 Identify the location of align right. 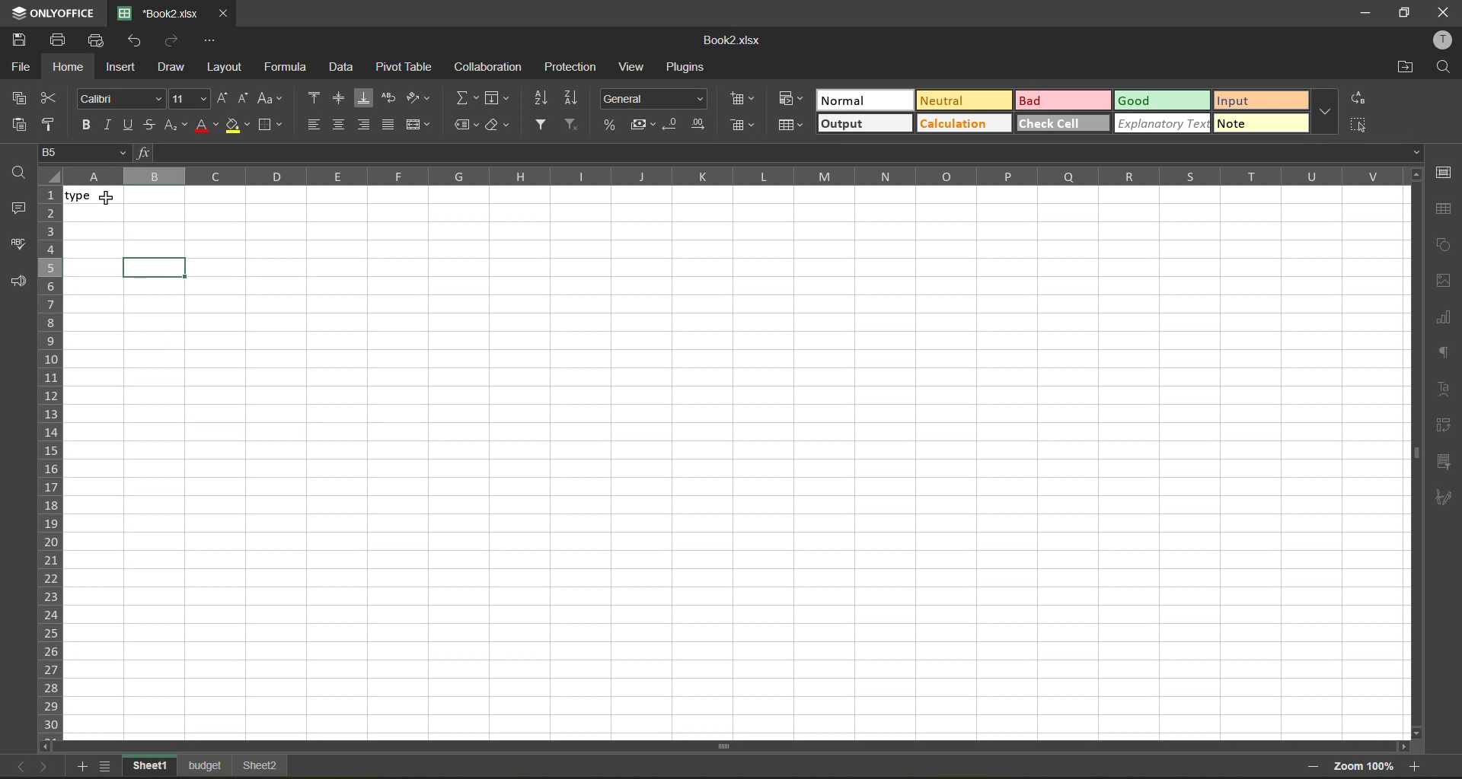
(365, 126).